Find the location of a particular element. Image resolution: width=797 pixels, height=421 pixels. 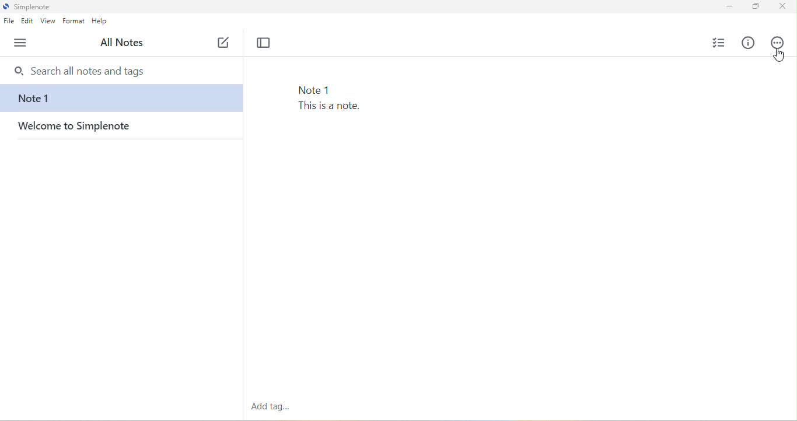

all notes is located at coordinates (123, 43).